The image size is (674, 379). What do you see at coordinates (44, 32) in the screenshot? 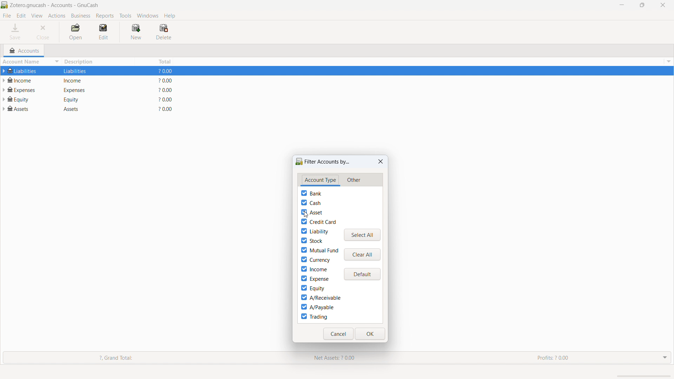
I see `close` at bounding box center [44, 32].